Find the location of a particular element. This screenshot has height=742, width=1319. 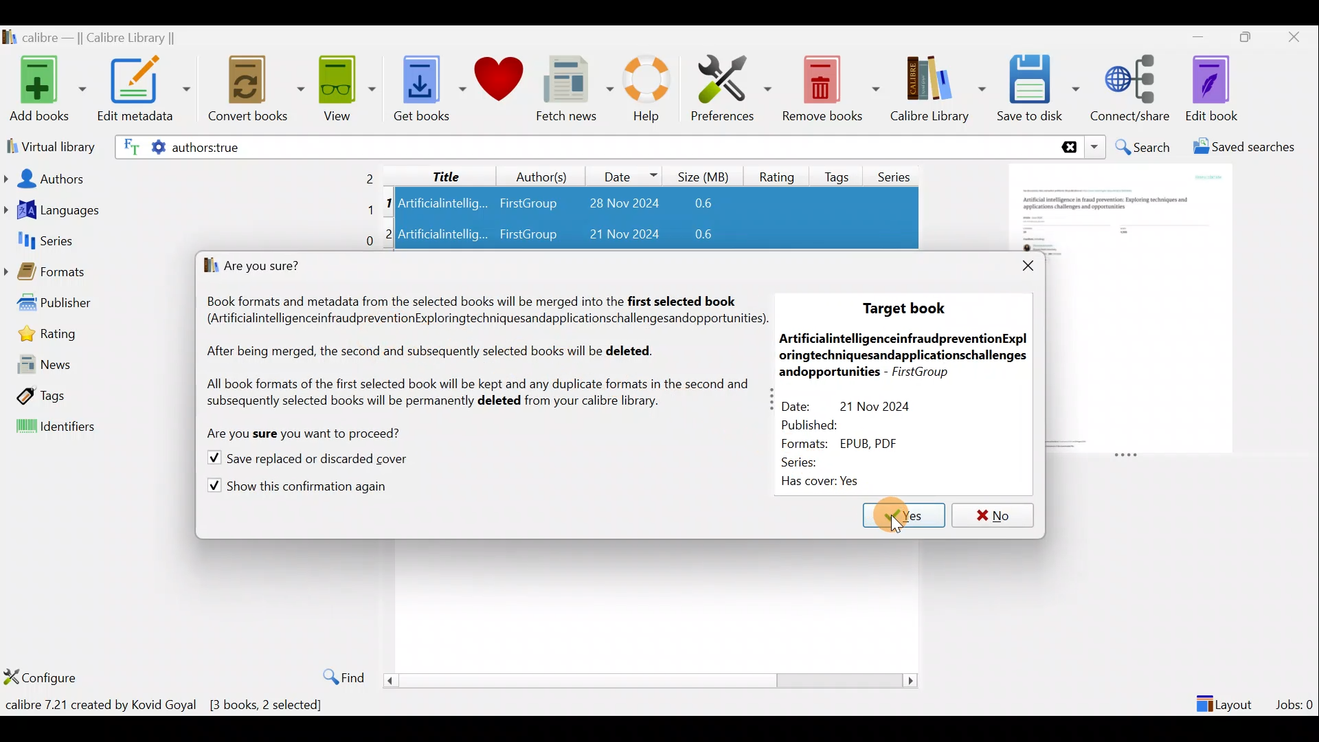

0.6 is located at coordinates (708, 204).